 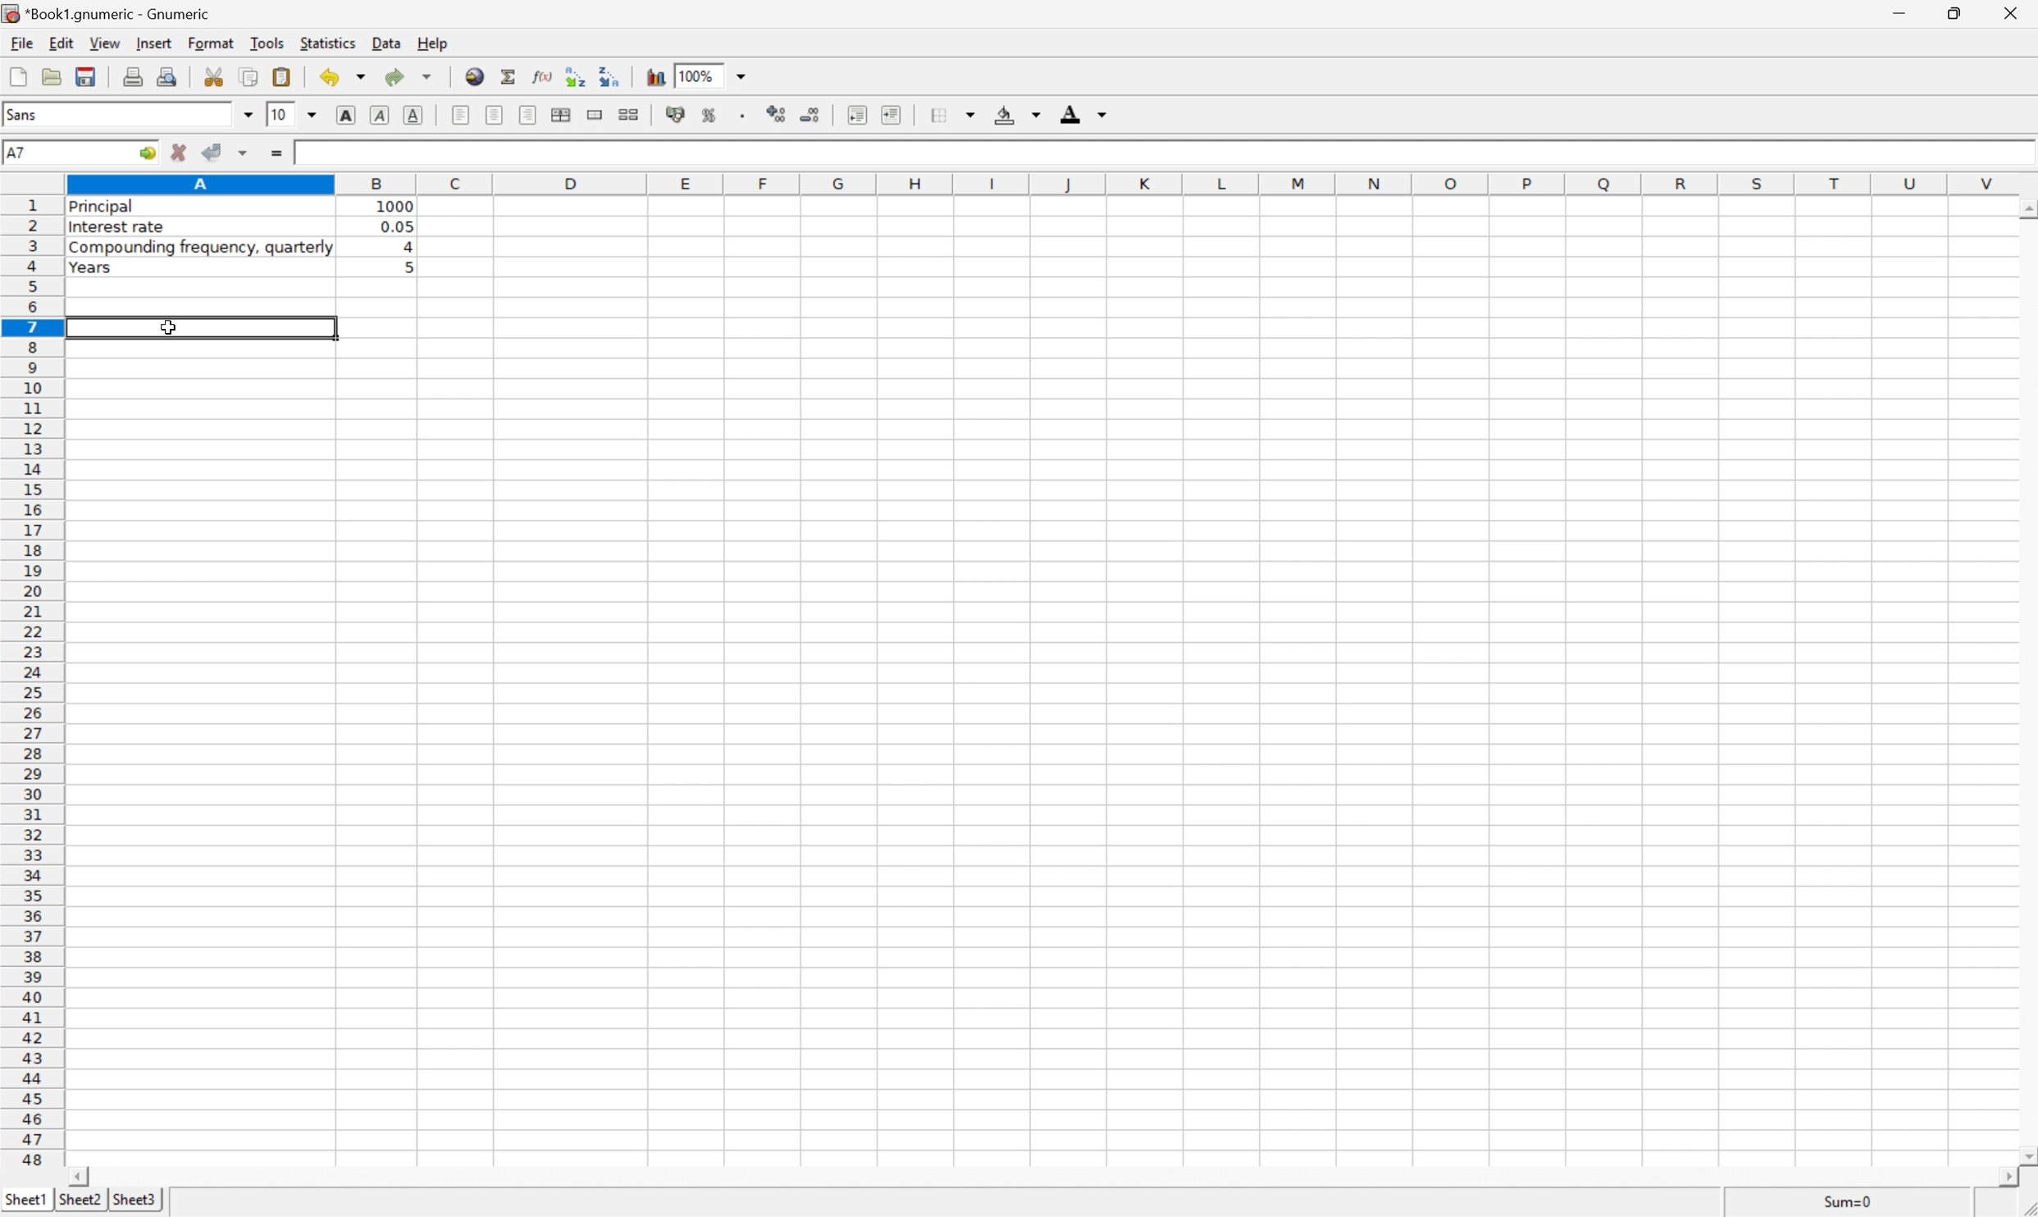 I want to click on scroll right, so click(x=2005, y=1182).